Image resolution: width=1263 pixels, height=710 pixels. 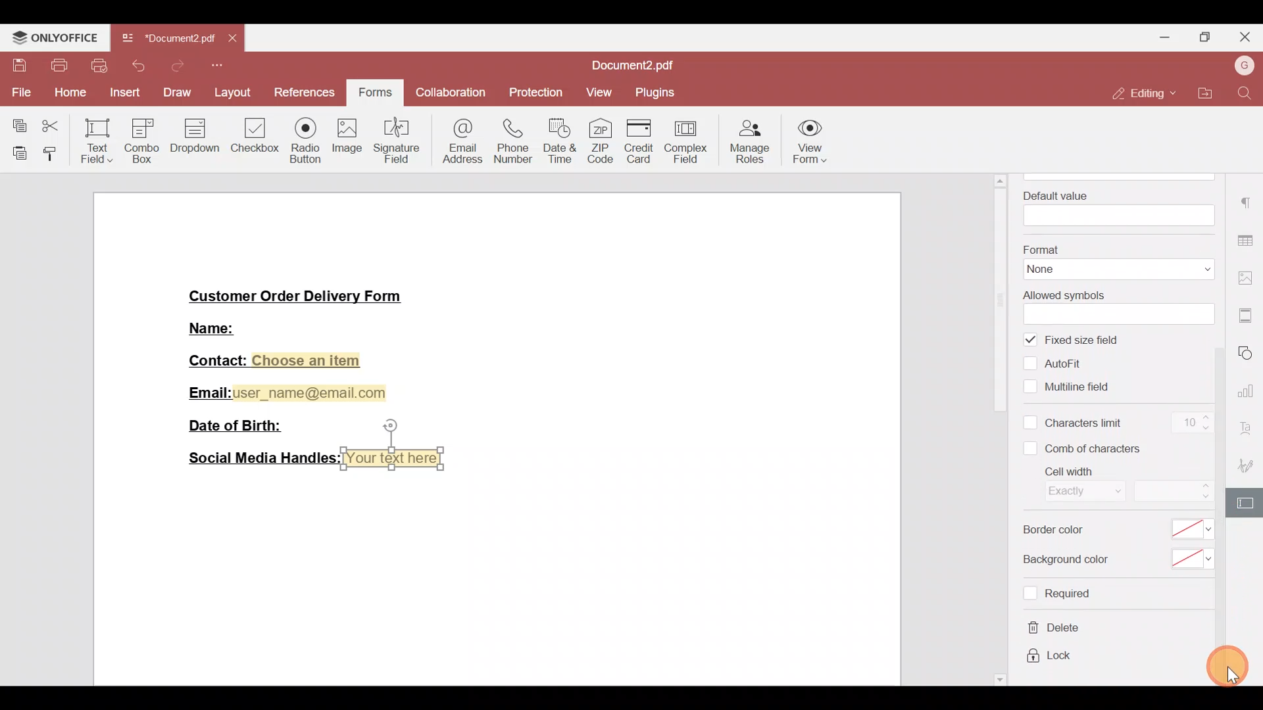 I want to click on Text field, so click(x=93, y=142).